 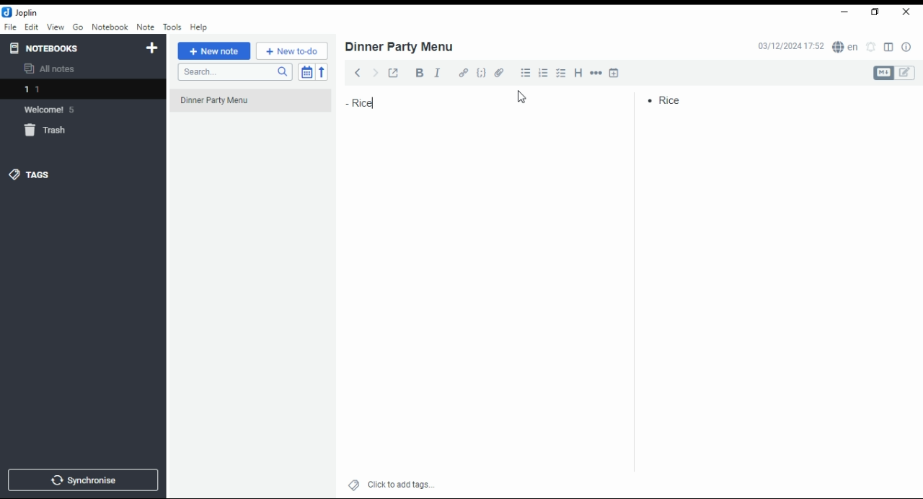 I want to click on 1, so click(x=80, y=89).